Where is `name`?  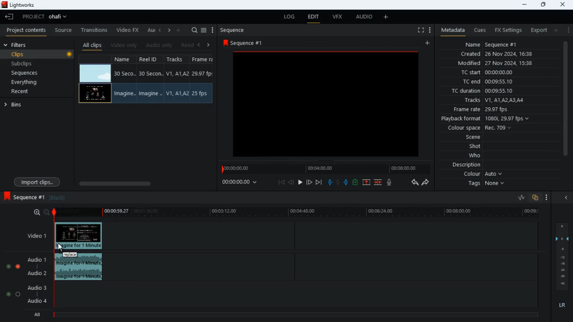
name is located at coordinates (491, 44).